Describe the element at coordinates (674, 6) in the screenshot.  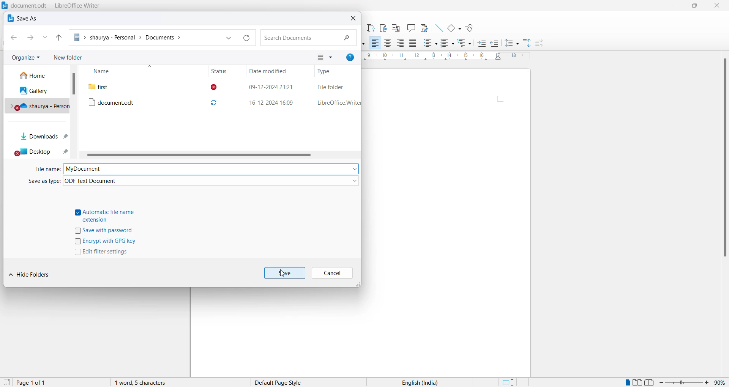
I see `minimize` at that location.